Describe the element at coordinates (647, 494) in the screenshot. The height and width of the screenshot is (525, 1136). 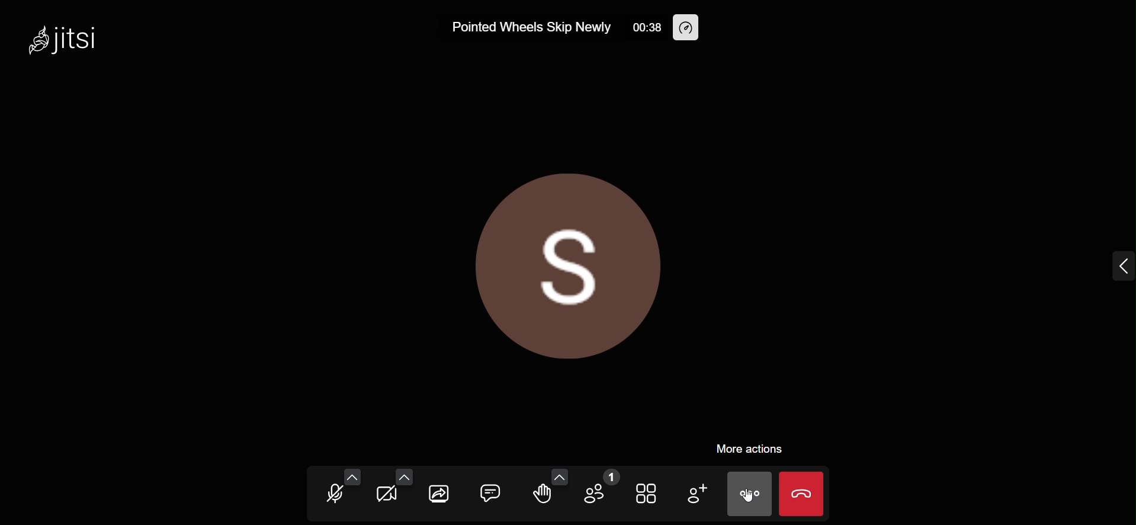
I see `toggle view` at that location.